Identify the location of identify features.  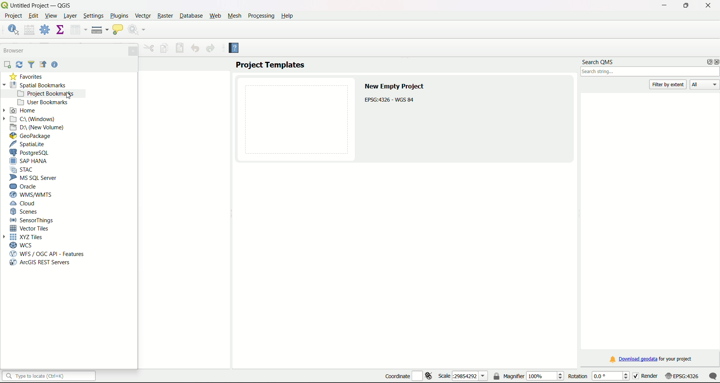
(13, 29).